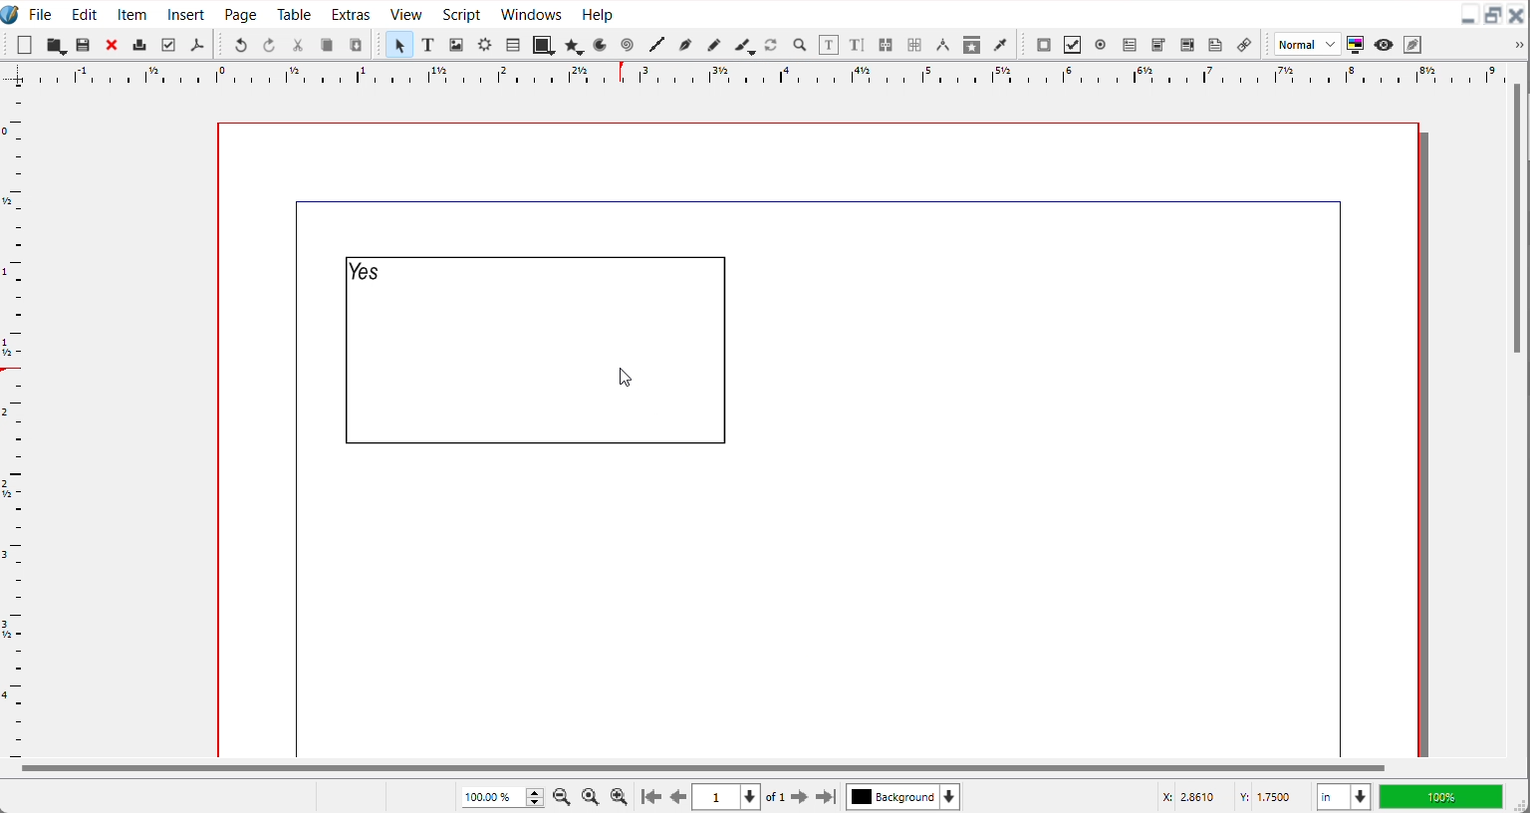 This screenshot has height=813, width=1530. I want to click on Text, so click(367, 270).